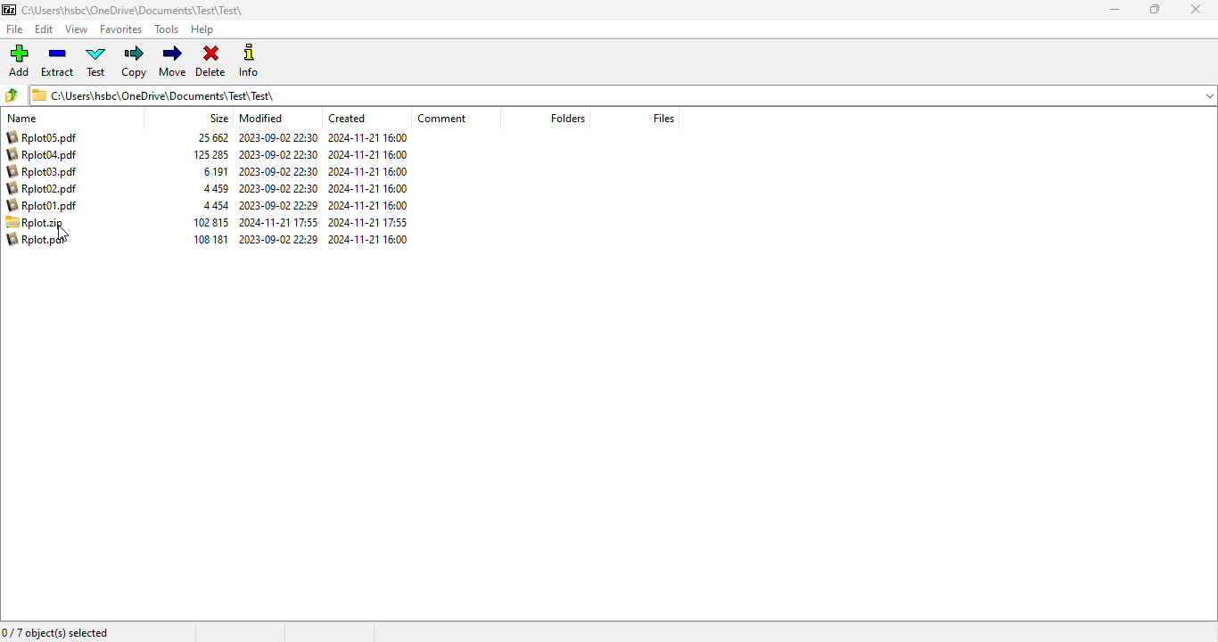 The image size is (1218, 642). What do you see at coordinates (1155, 9) in the screenshot?
I see `maximize` at bounding box center [1155, 9].